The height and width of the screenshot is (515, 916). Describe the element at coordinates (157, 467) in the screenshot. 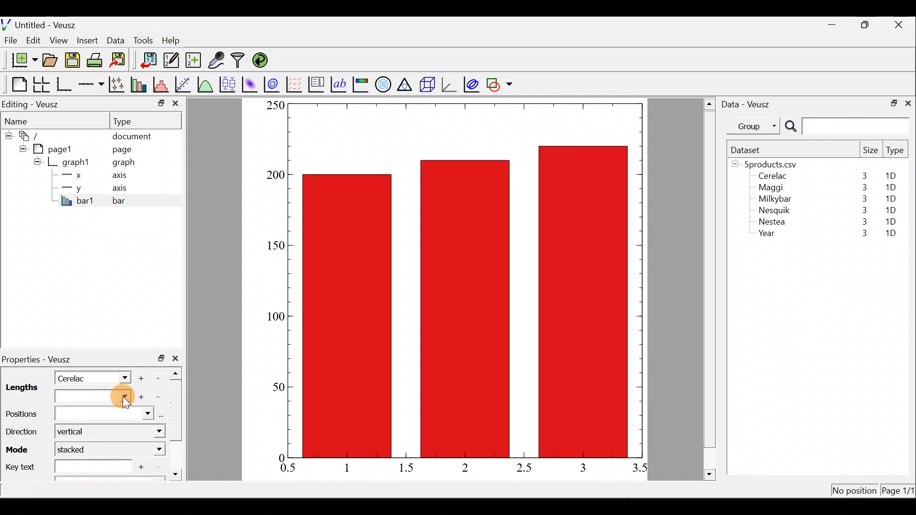

I see `Remove item` at that location.